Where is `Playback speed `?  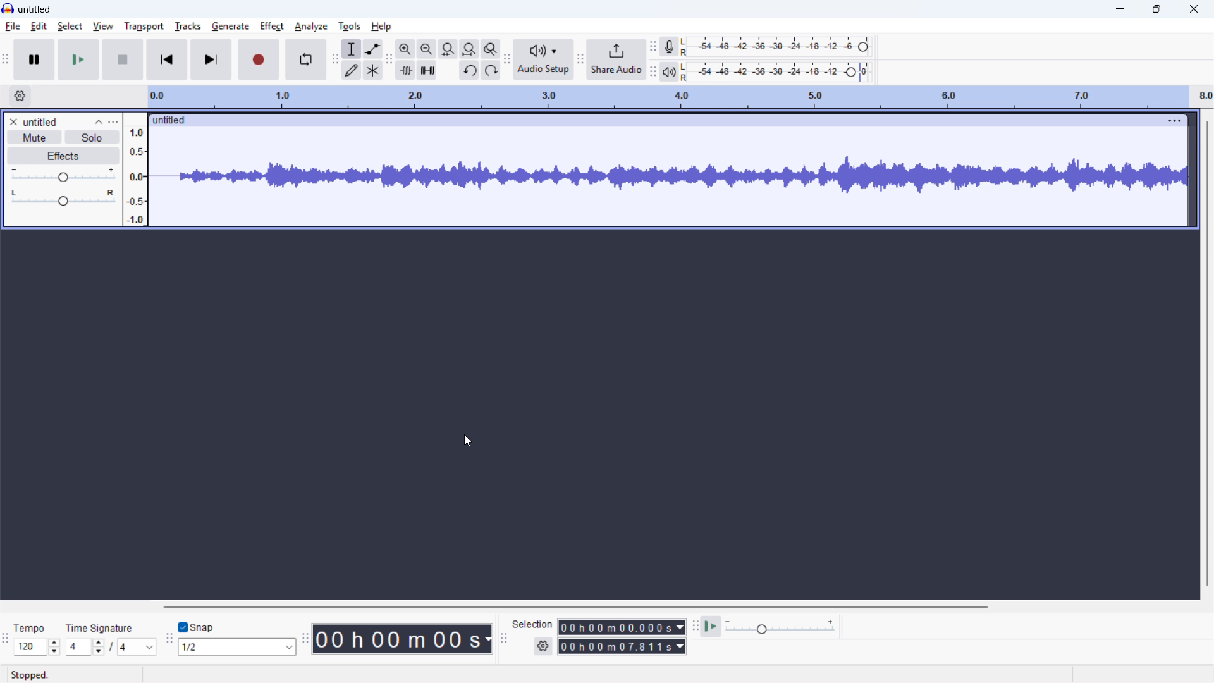 Playback speed  is located at coordinates (780, 627).